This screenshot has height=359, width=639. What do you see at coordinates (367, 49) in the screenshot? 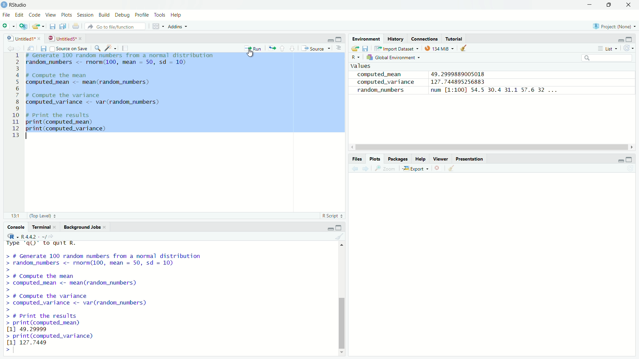
I see `save workspace as` at bounding box center [367, 49].